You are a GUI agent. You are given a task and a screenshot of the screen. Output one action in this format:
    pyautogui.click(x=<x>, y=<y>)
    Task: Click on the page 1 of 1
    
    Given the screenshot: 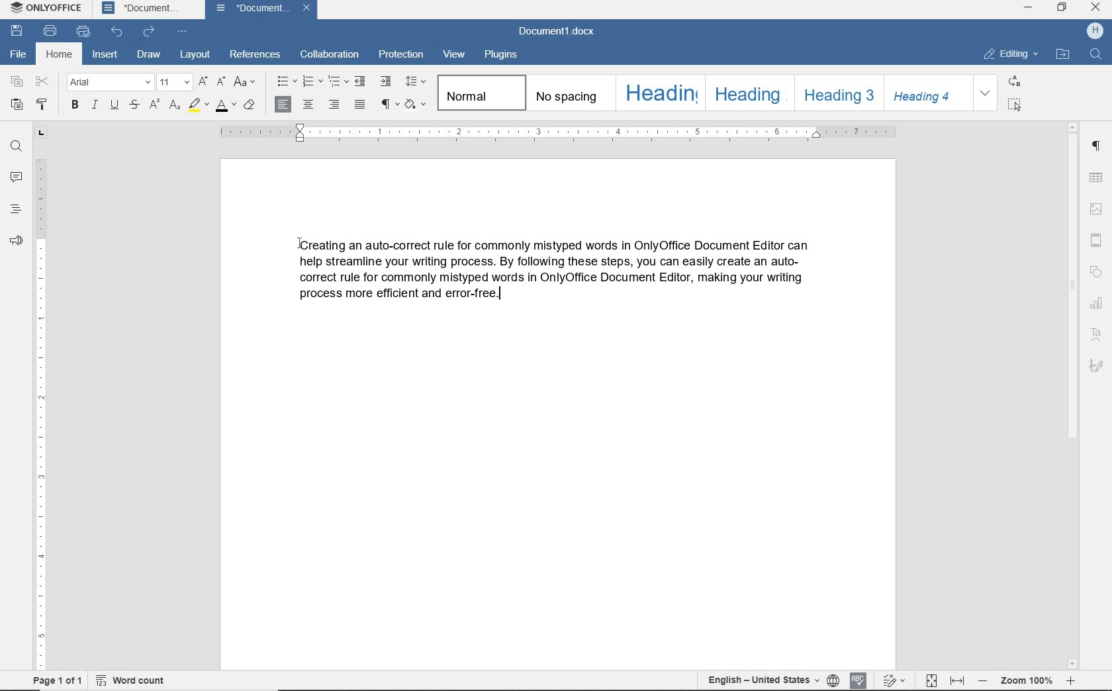 What is the action you would take?
    pyautogui.click(x=56, y=682)
    